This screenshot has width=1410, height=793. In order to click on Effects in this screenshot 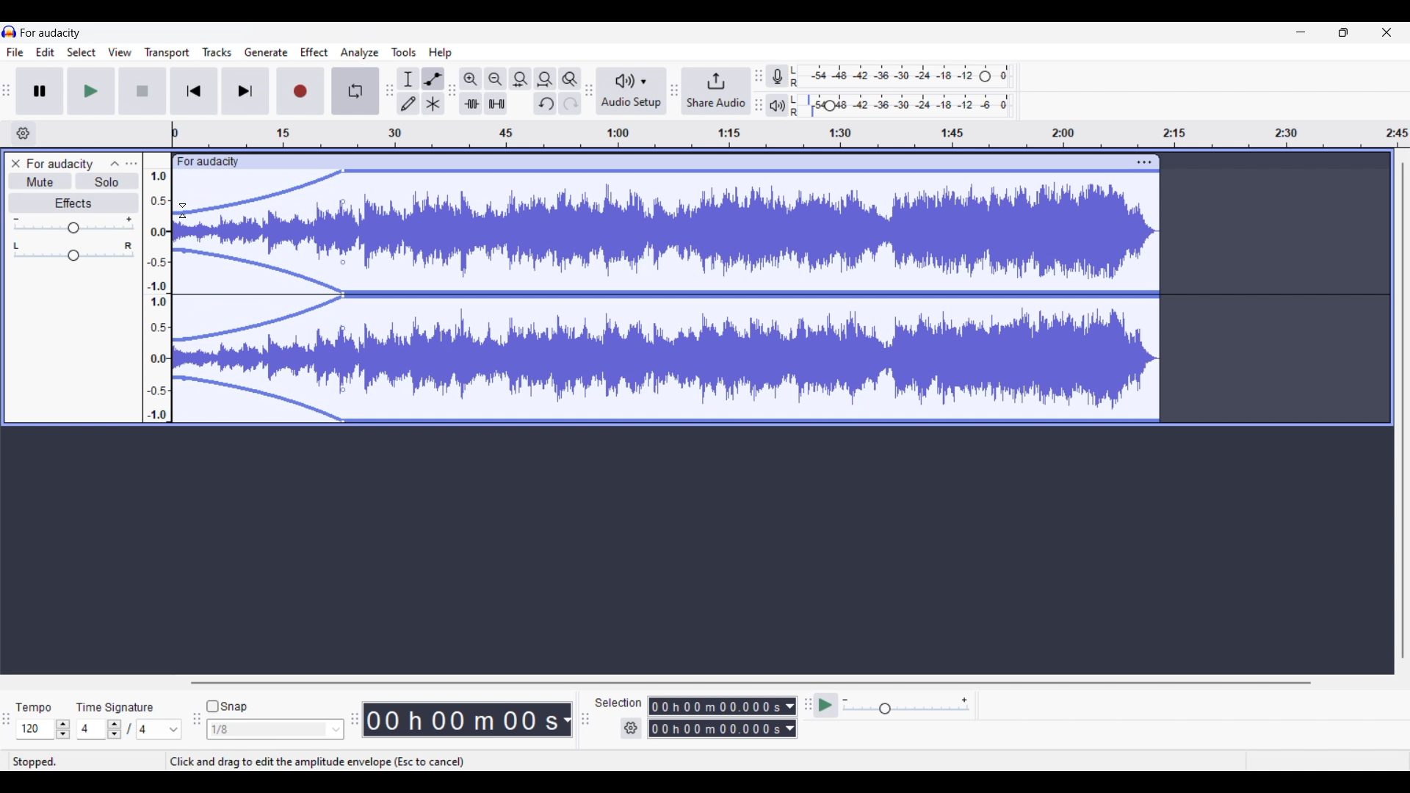, I will do `click(73, 203)`.